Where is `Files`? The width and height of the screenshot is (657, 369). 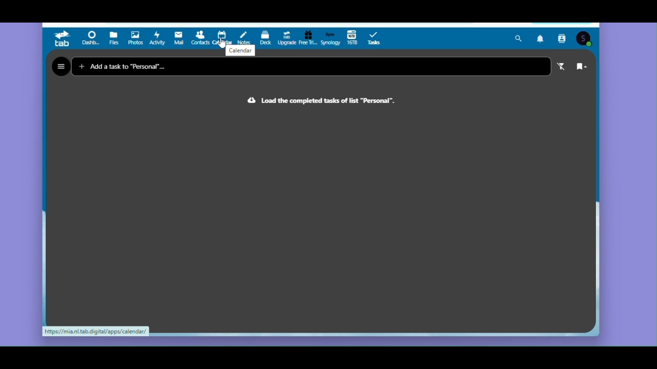
Files is located at coordinates (114, 39).